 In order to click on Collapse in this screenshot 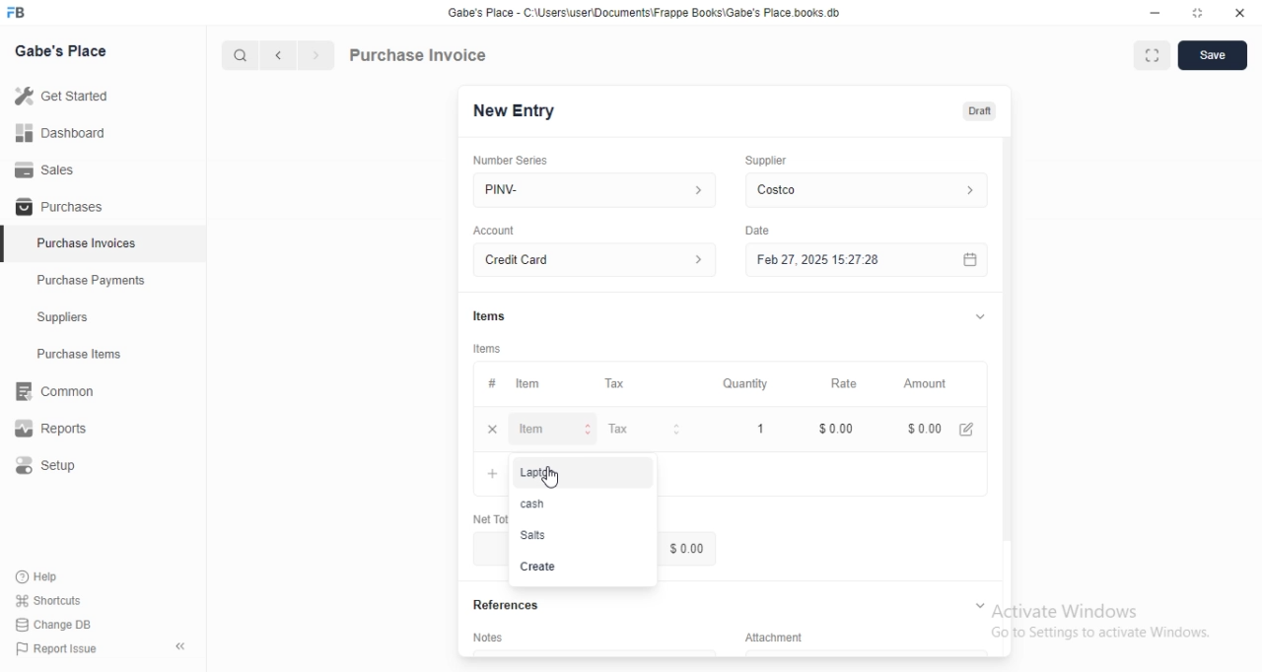, I will do `click(980, 316)`.